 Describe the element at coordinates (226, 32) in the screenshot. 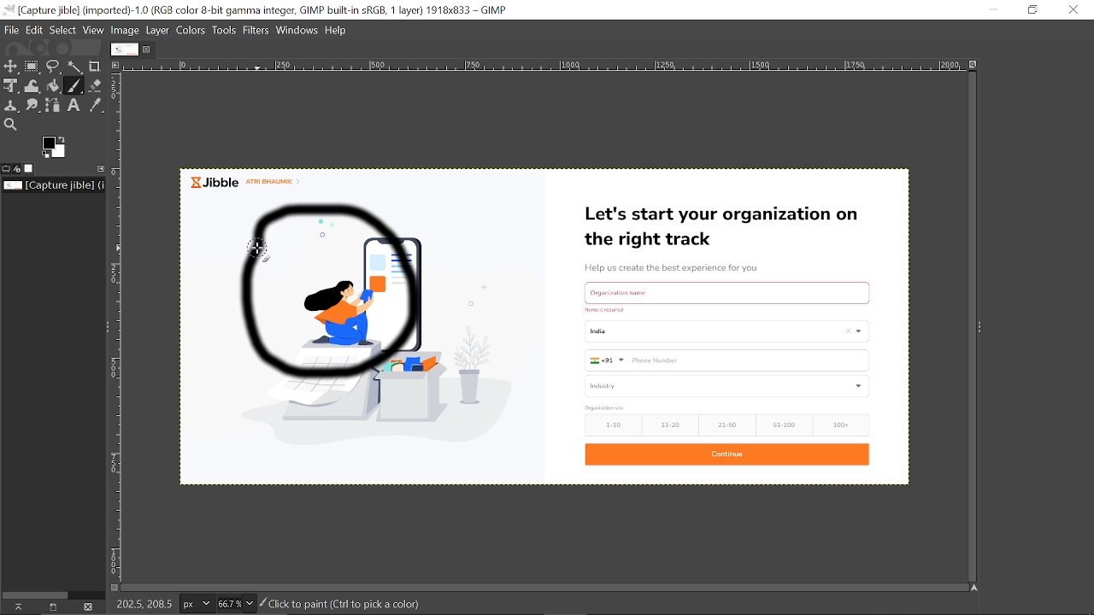

I see `Tools` at that location.